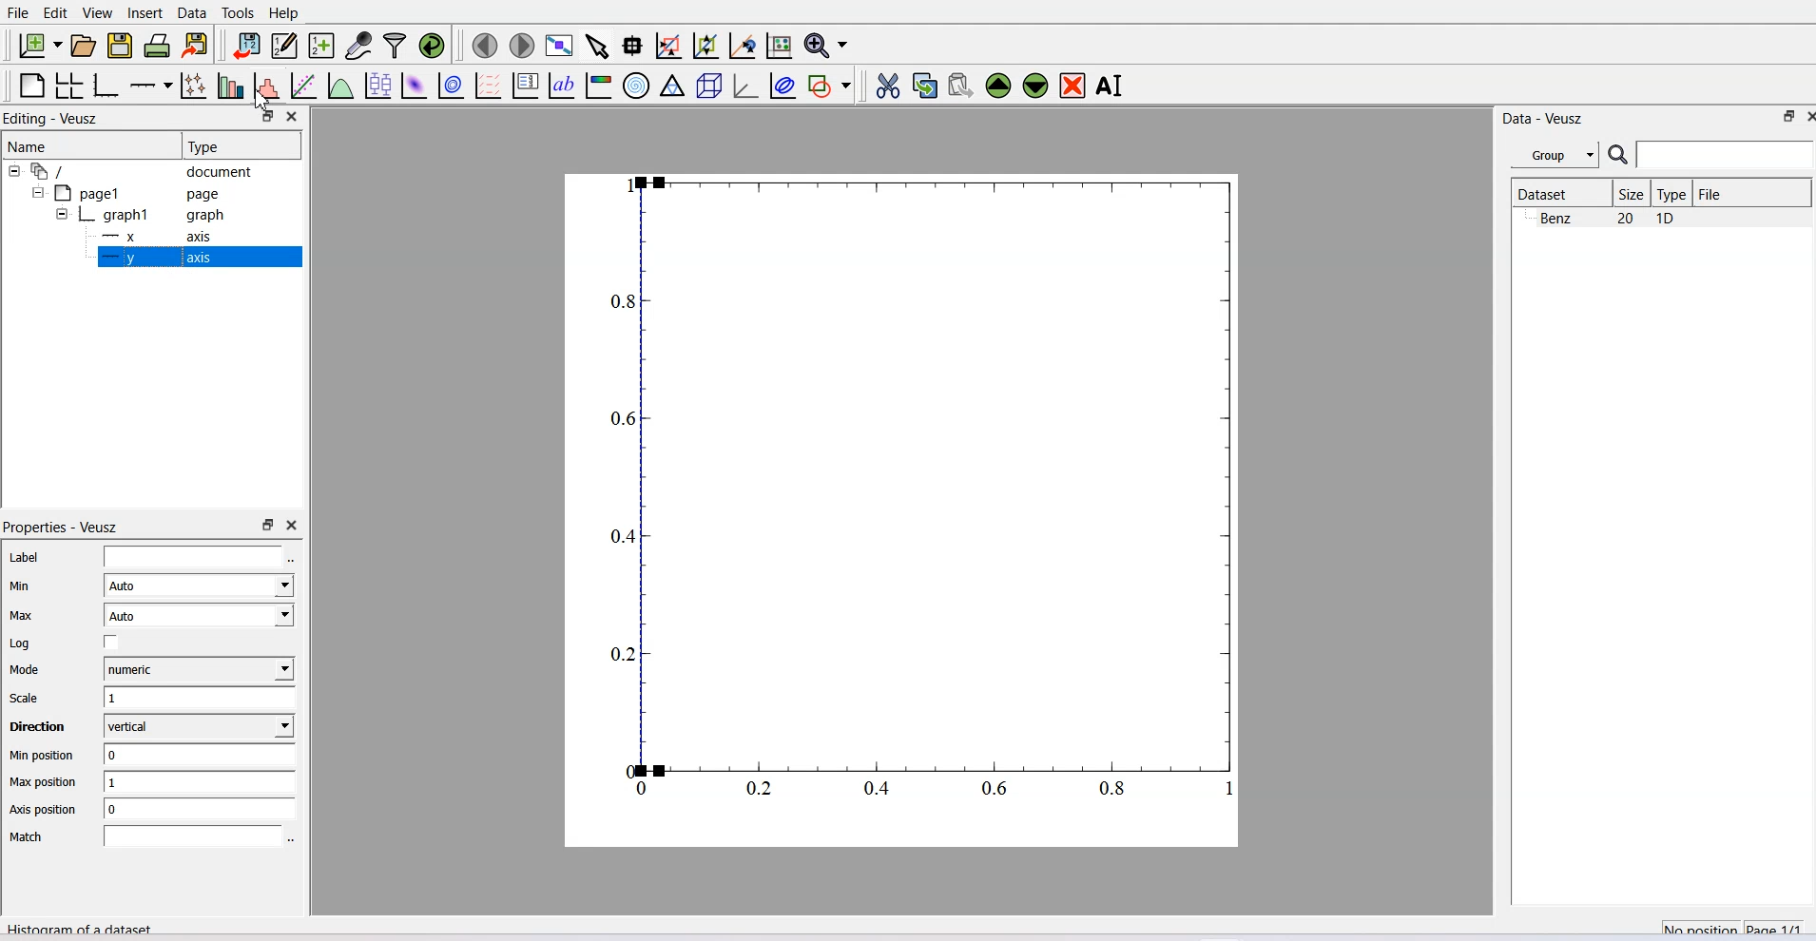 The height and width of the screenshot is (941, 1816). Describe the element at coordinates (525, 86) in the screenshot. I see `Plot key` at that location.